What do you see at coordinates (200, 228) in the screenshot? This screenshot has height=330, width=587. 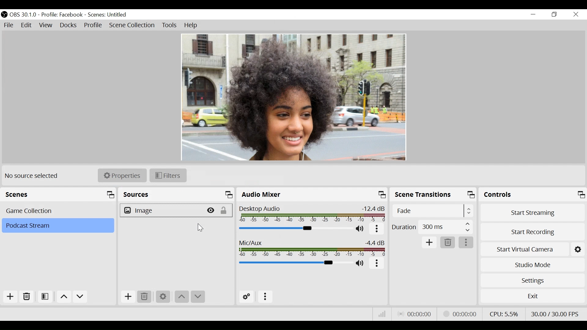 I see `Cursor` at bounding box center [200, 228].